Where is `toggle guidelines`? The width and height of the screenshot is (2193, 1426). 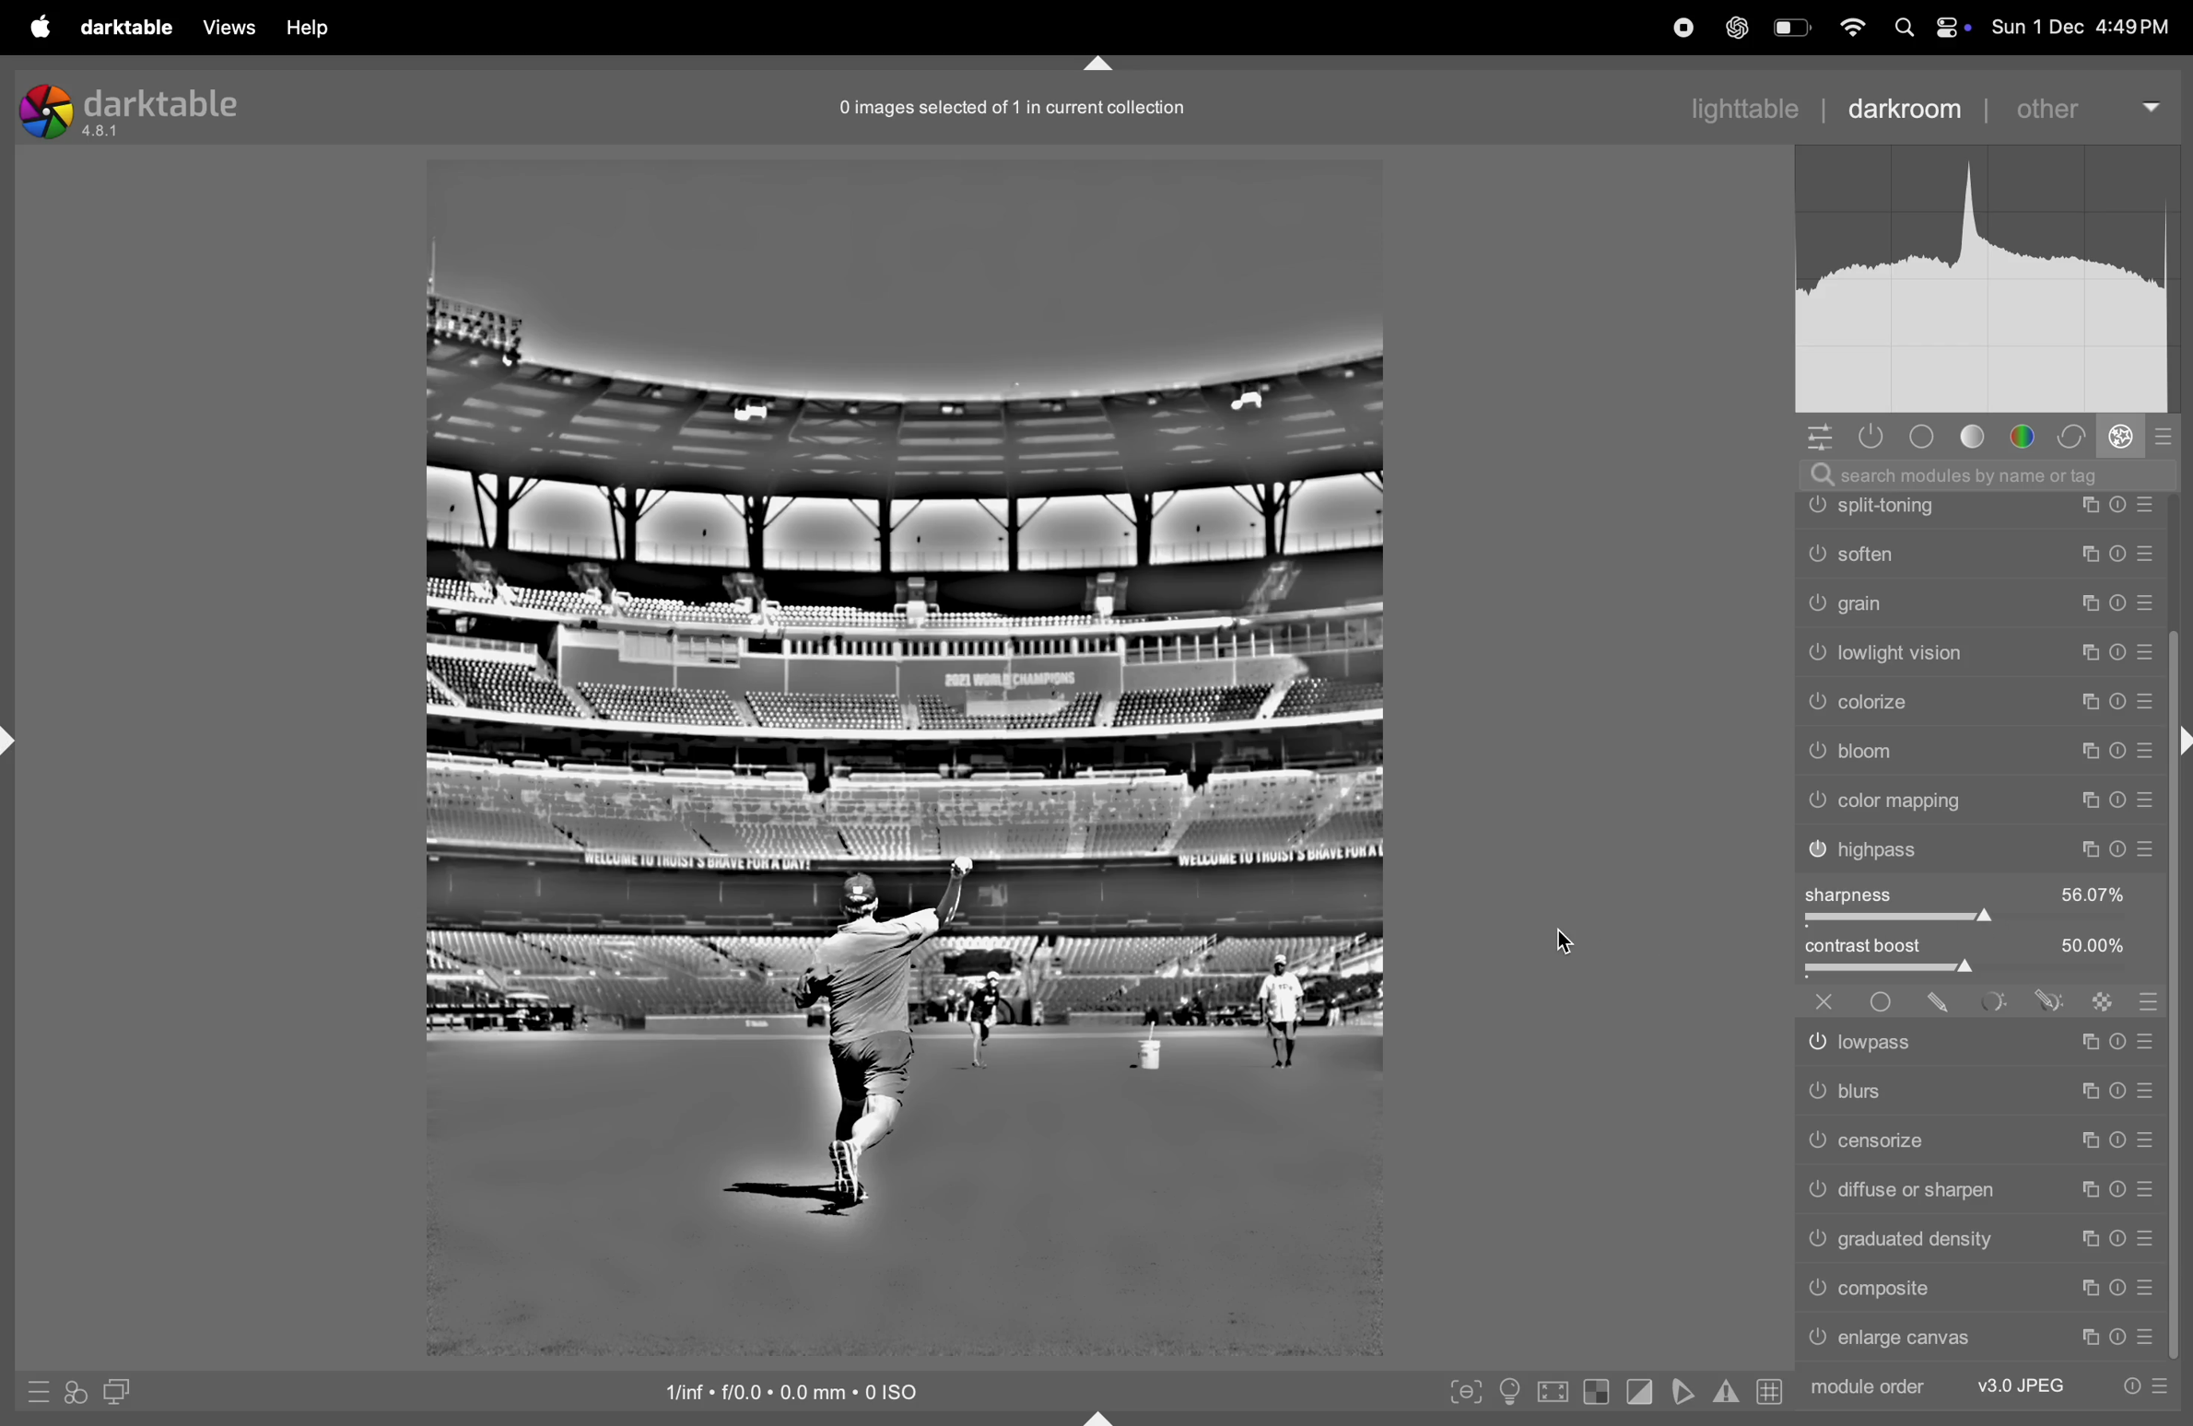 toggle guidelines is located at coordinates (1770, 1391).